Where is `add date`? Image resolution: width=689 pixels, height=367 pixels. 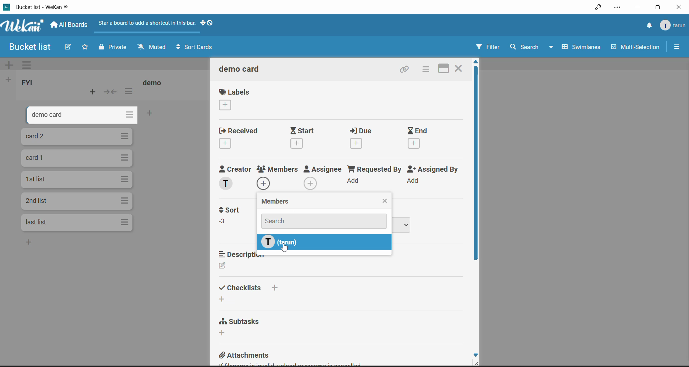
add date is located at coordinates (357, 144).